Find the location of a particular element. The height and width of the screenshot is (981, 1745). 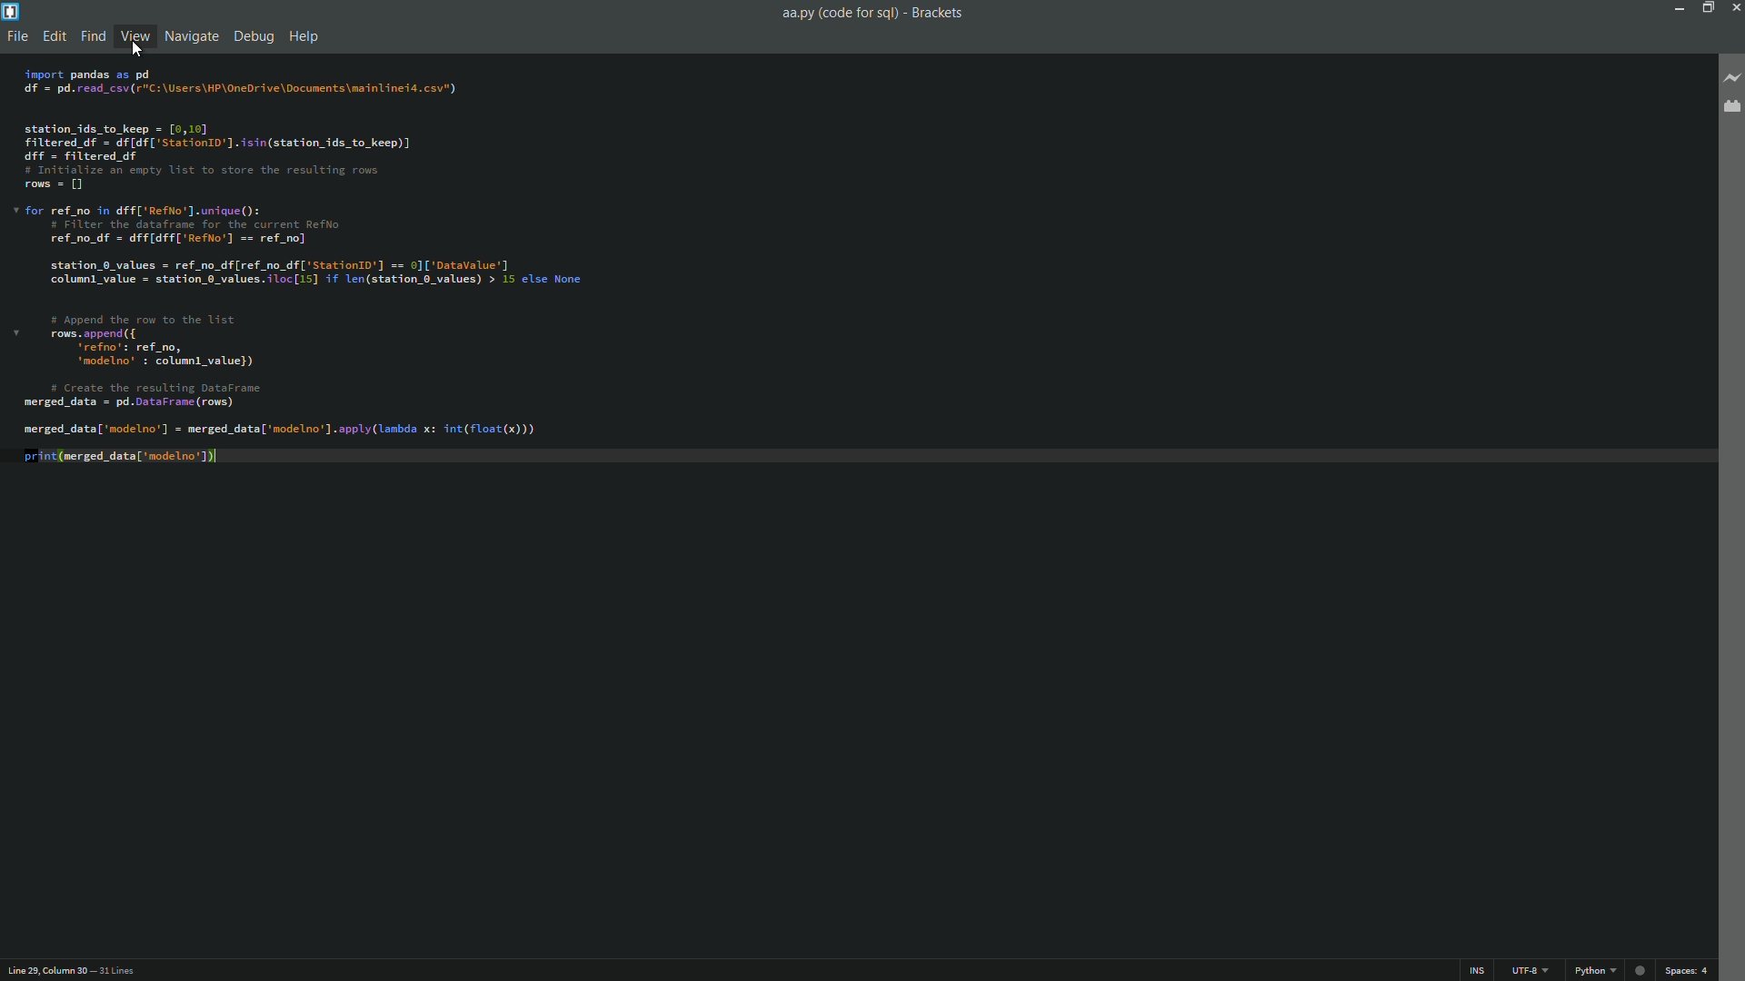

edit menu is located at coordinates (52, 35).